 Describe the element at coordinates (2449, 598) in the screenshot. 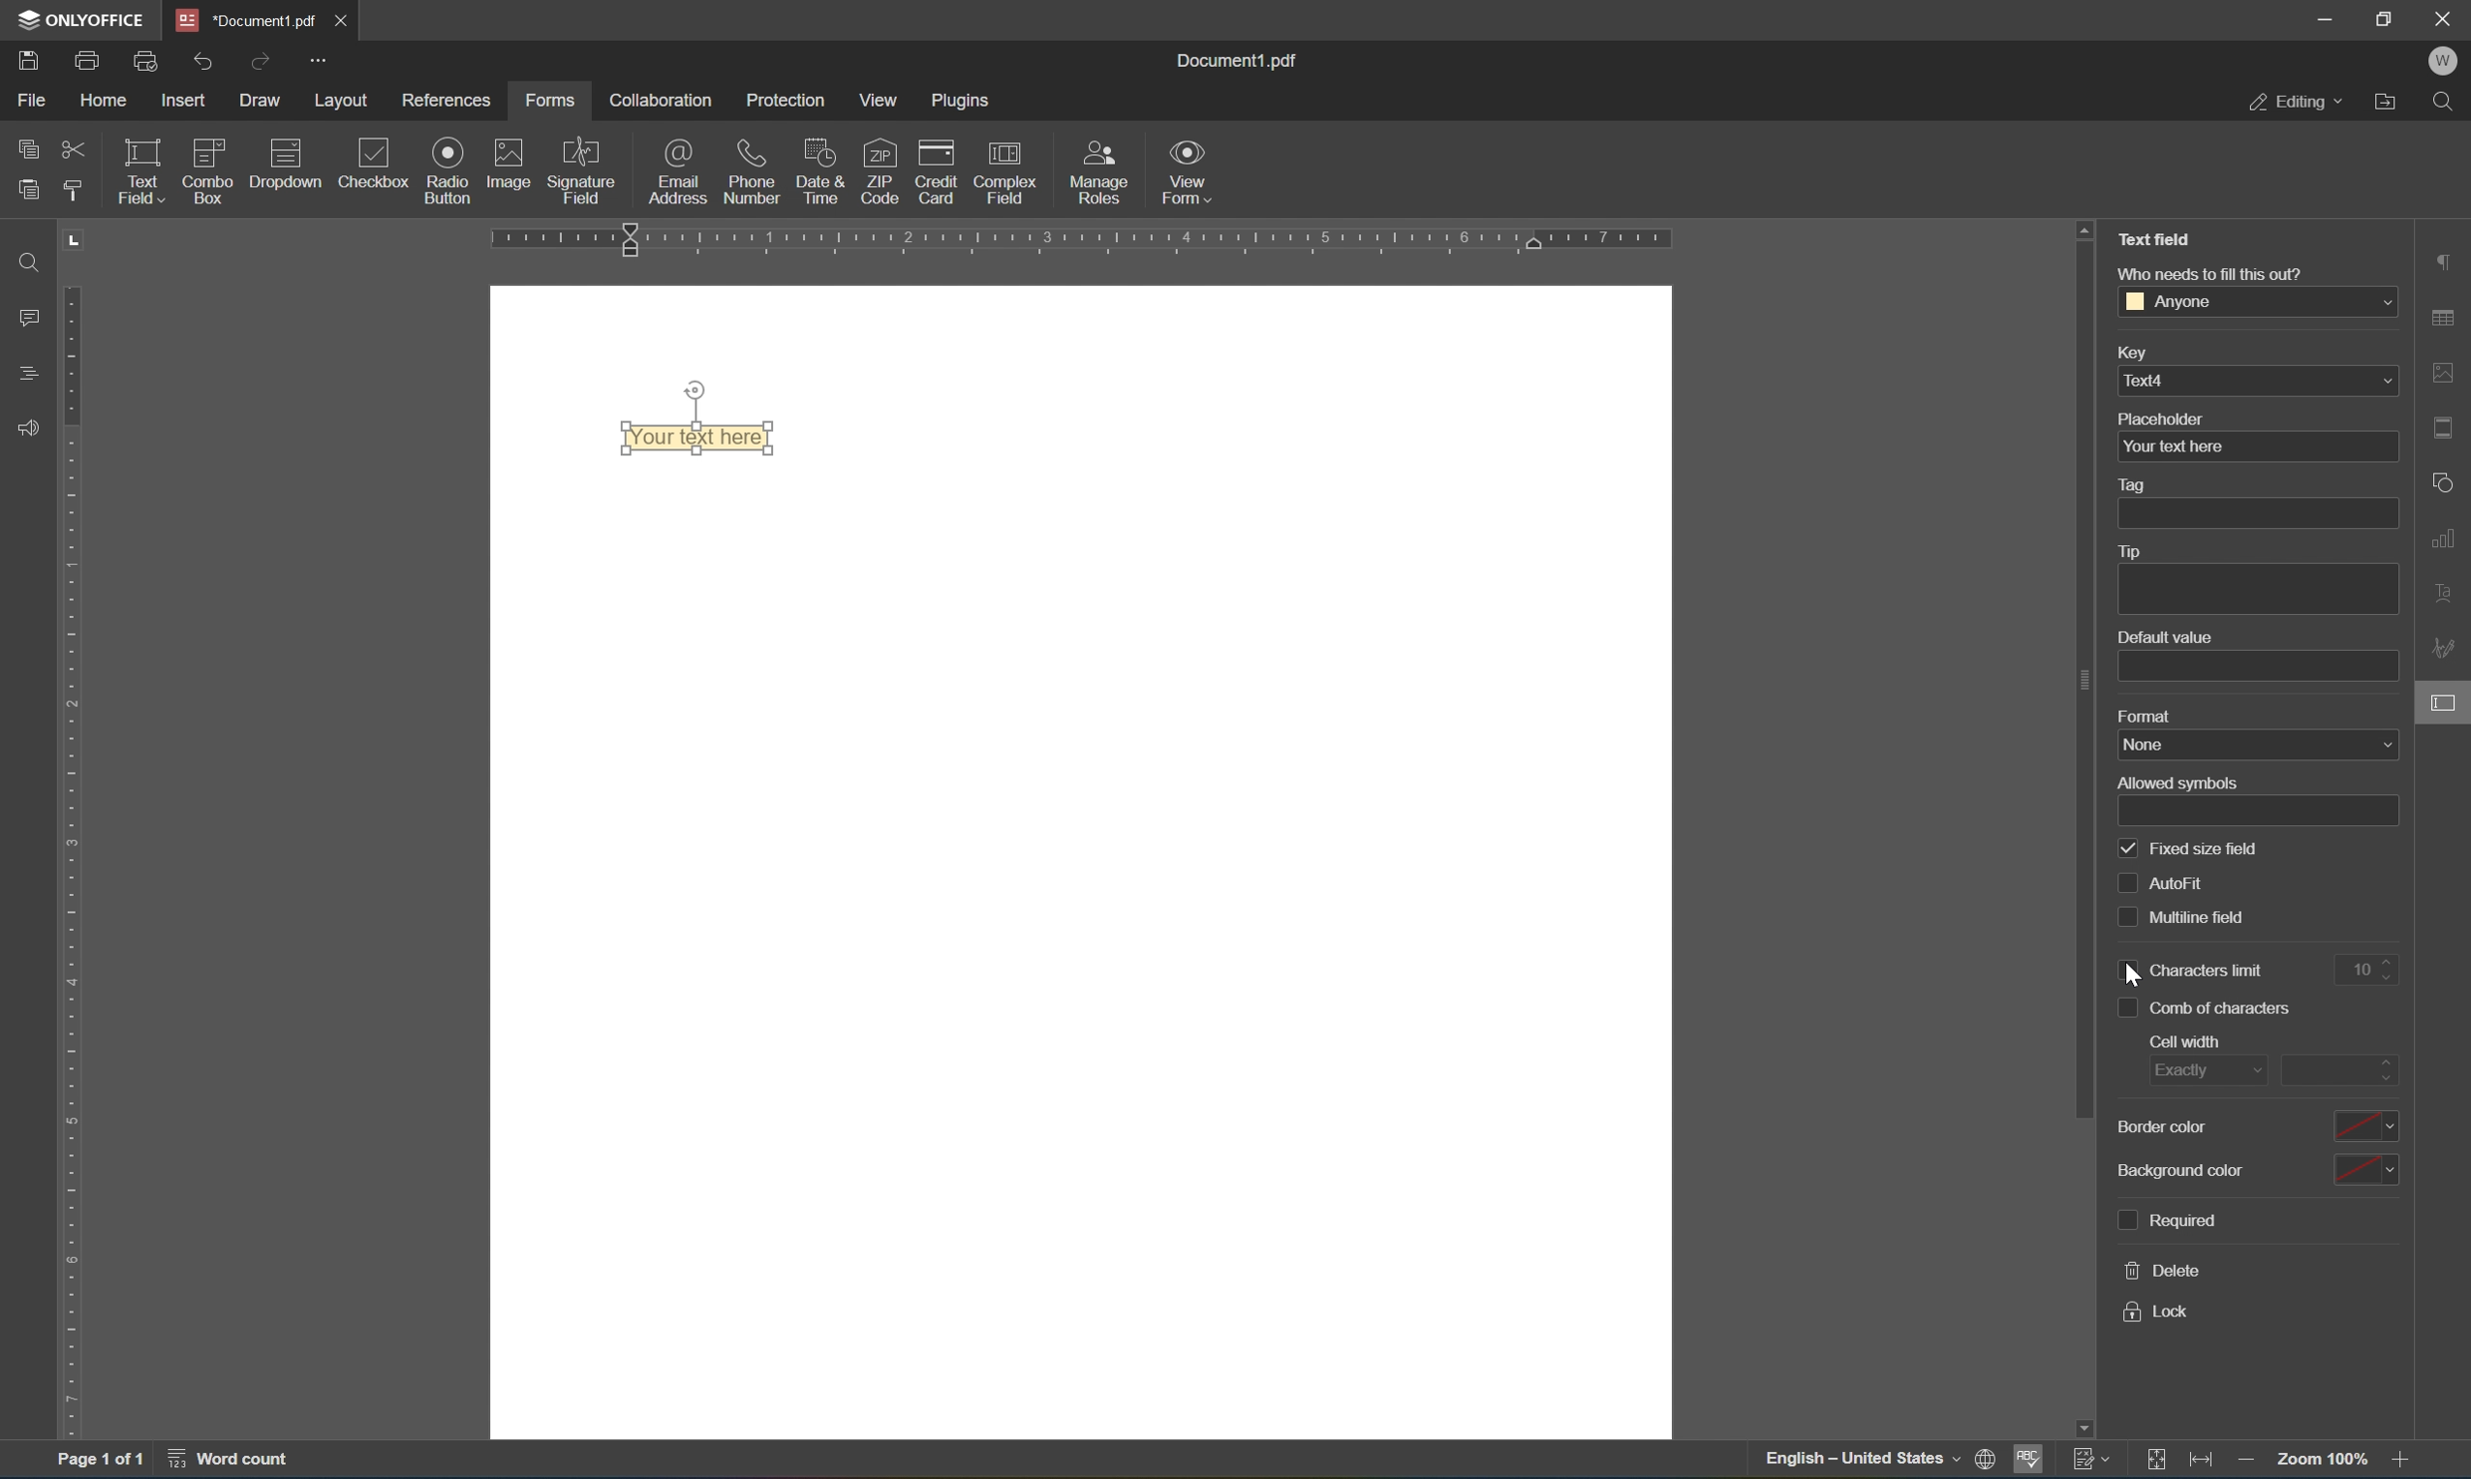

I see `text art settings` at that location.